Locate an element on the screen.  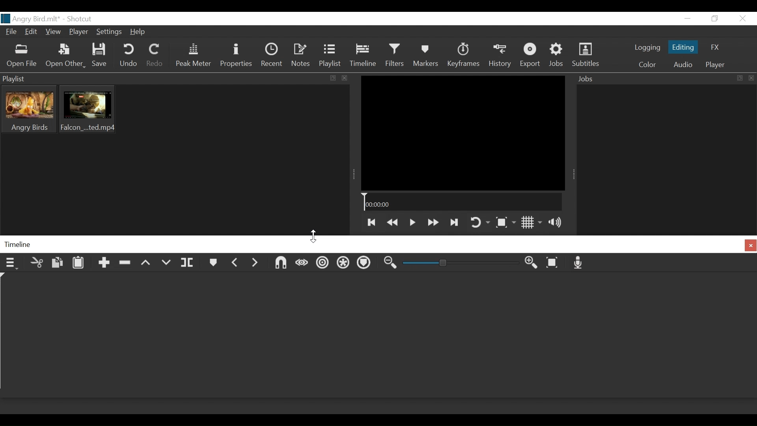
Timeline menu is located at coordinates (11, 263).